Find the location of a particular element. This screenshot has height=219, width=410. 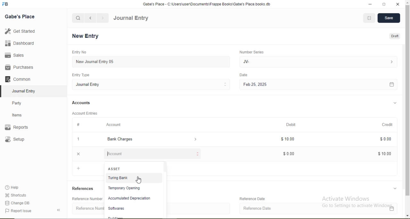

Debit is located at coordinates (295, 125).